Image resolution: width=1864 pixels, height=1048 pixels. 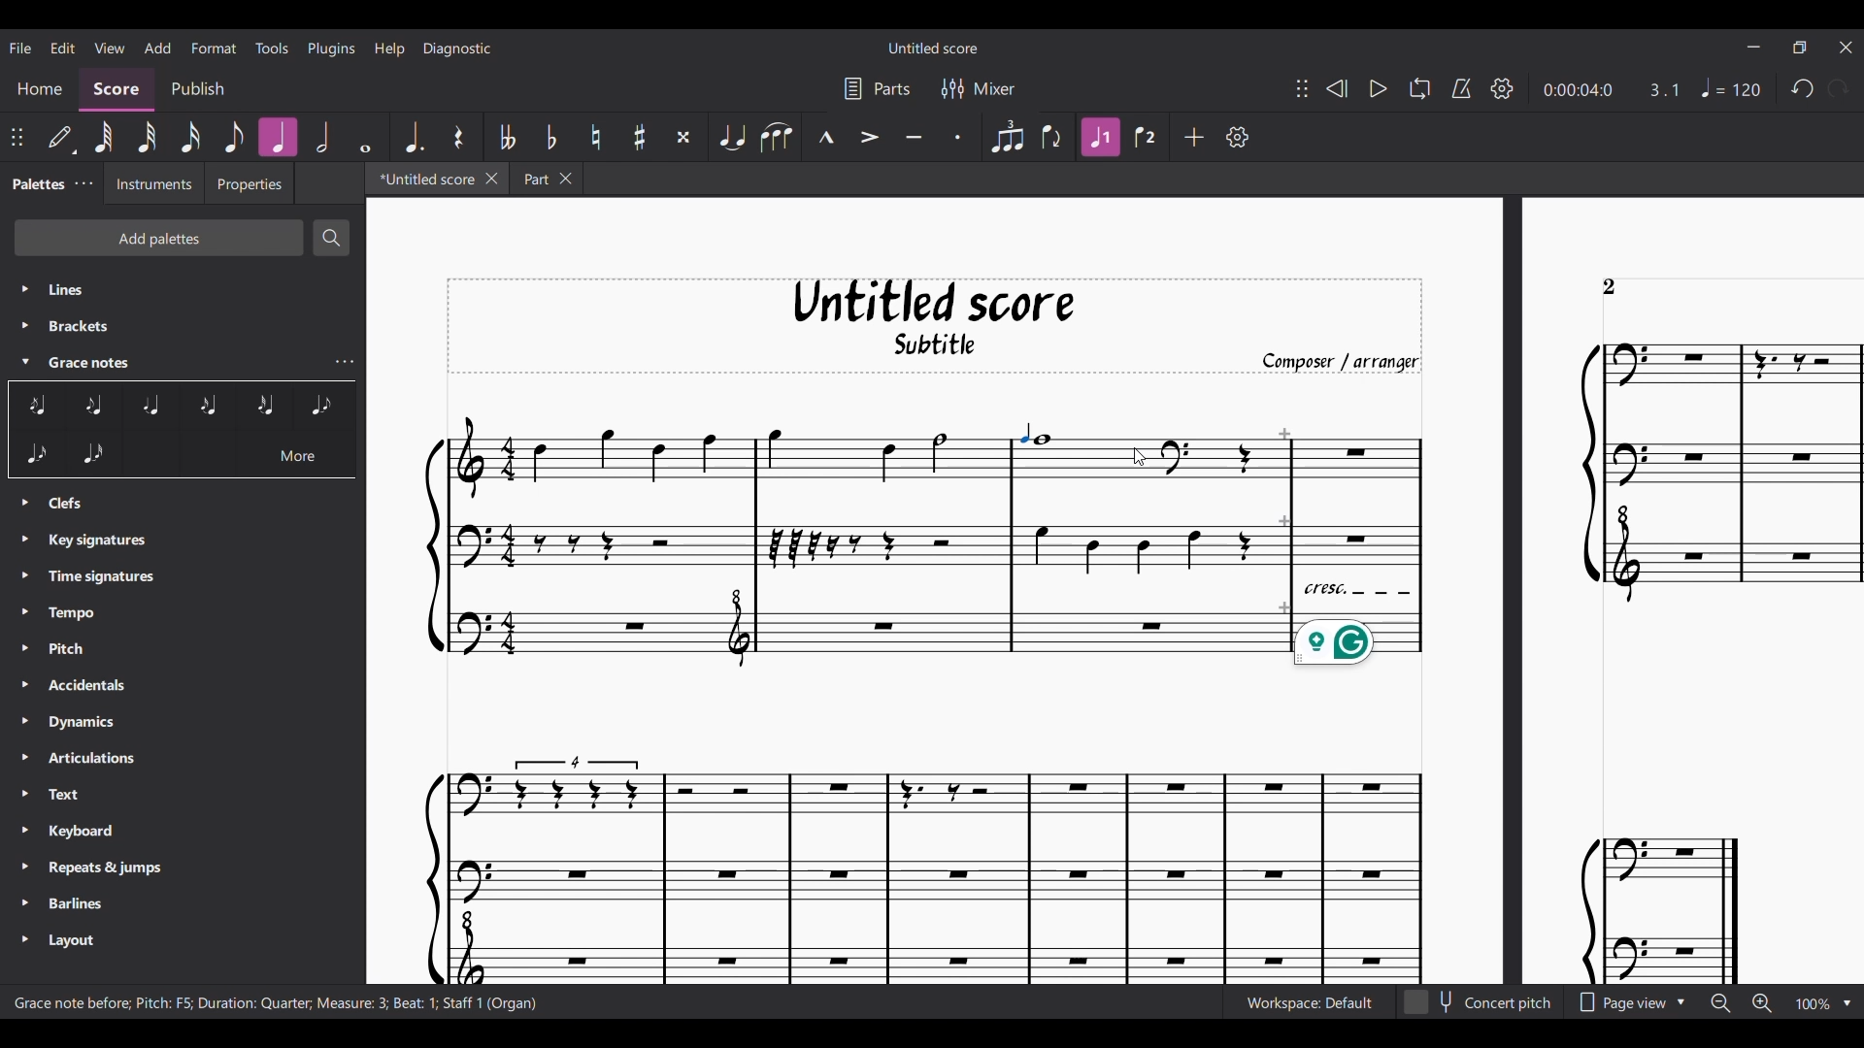 I want to click on Grace notes palette list, so click(x=345, y=362).